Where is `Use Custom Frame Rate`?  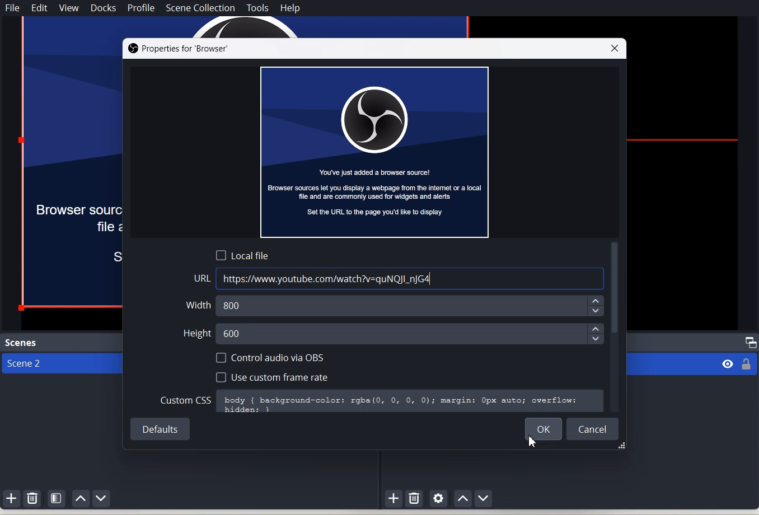
Use Custom Frame Rate is located at coordinates (272, 377).